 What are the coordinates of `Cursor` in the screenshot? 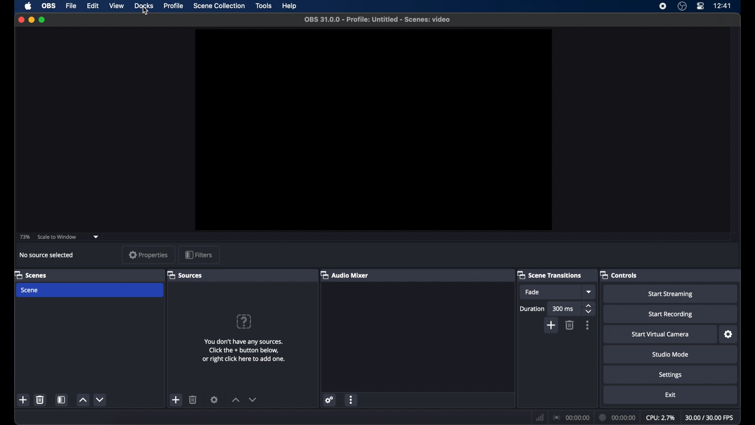 It's located at (144, 11).